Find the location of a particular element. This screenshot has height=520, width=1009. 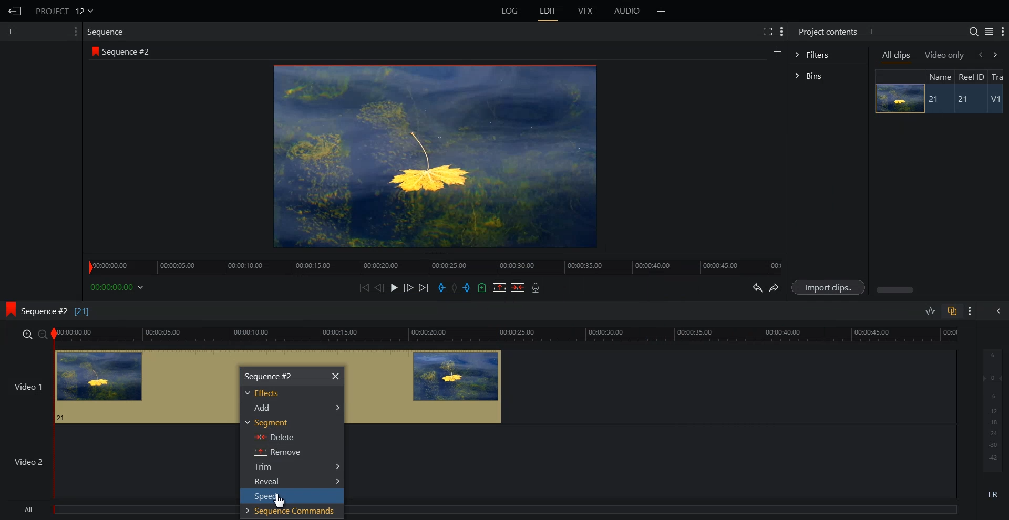

Bins is located at coordinates (828, 77).